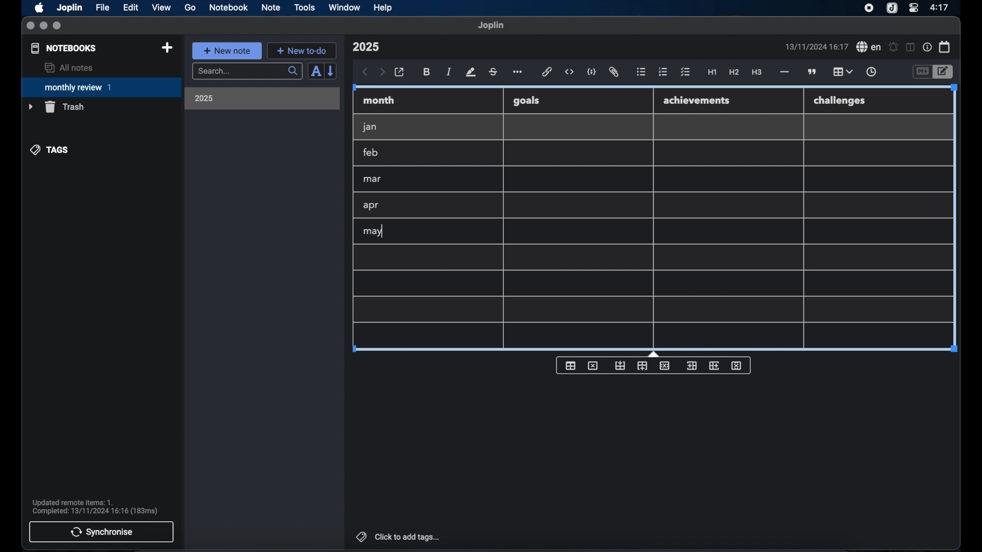 The image size is (982, 552). What do you see at coordinates (345, 7) in the screenshot?
I see `window` at bounding box center [345, 7].